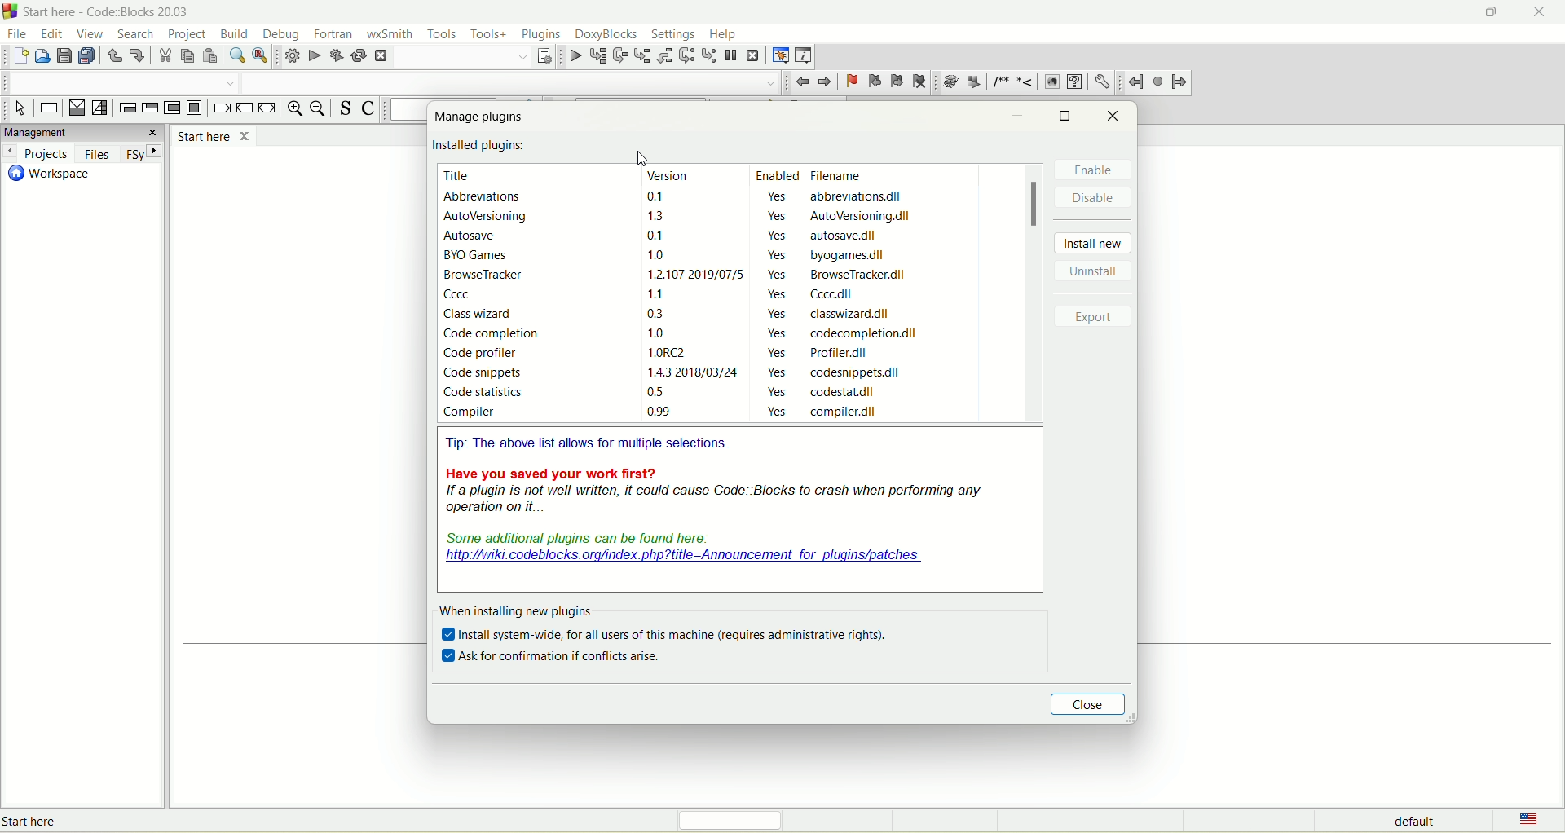  What do you see at coordinates (95, 153) in the screenshot?
I see `files` at bounding box center [95, 153].